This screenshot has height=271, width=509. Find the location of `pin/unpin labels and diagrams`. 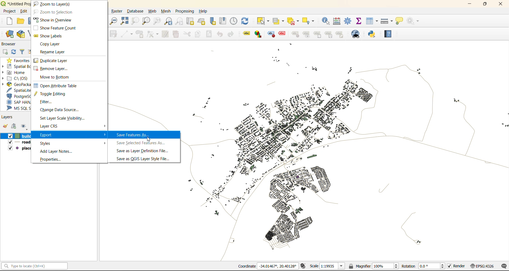

pin/unpin labels and diagrams is located at coordinates (295, 34).